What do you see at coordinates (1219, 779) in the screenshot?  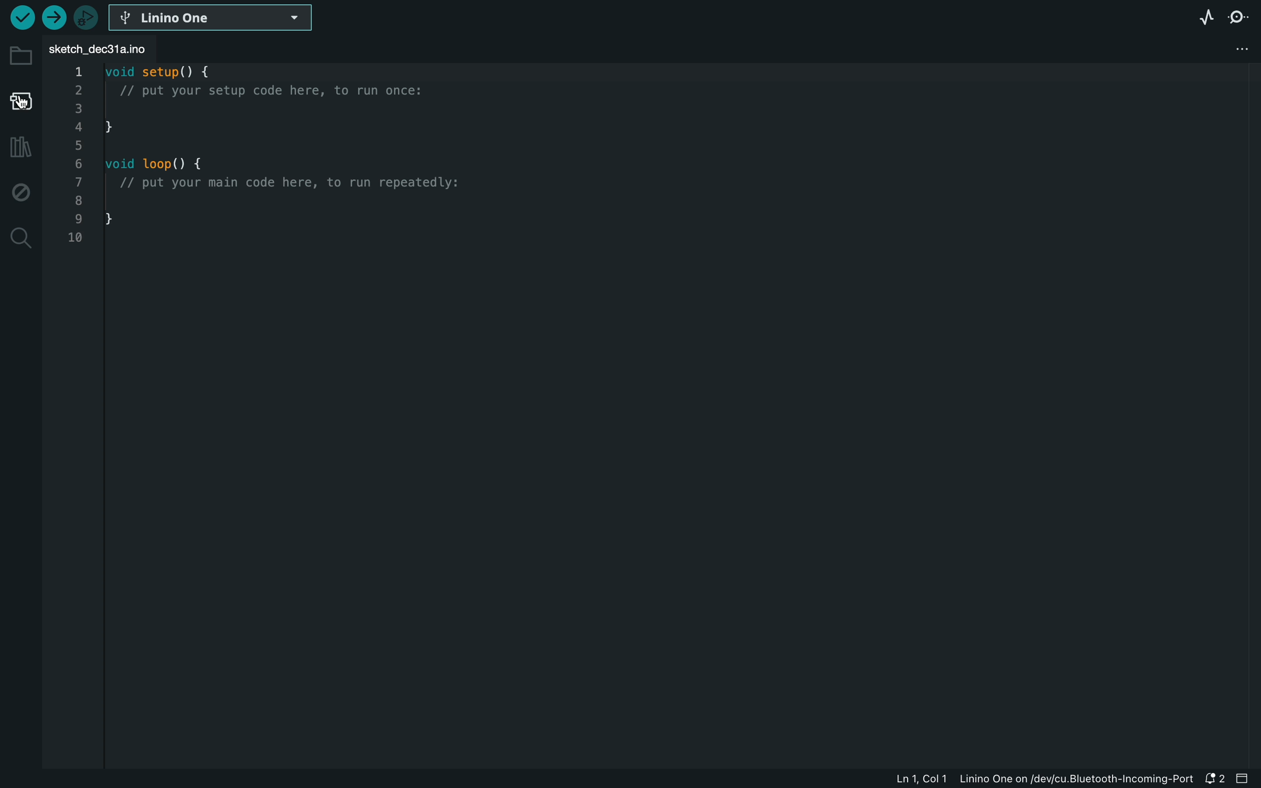 I see `notification` at bounding box center [1219, 779].